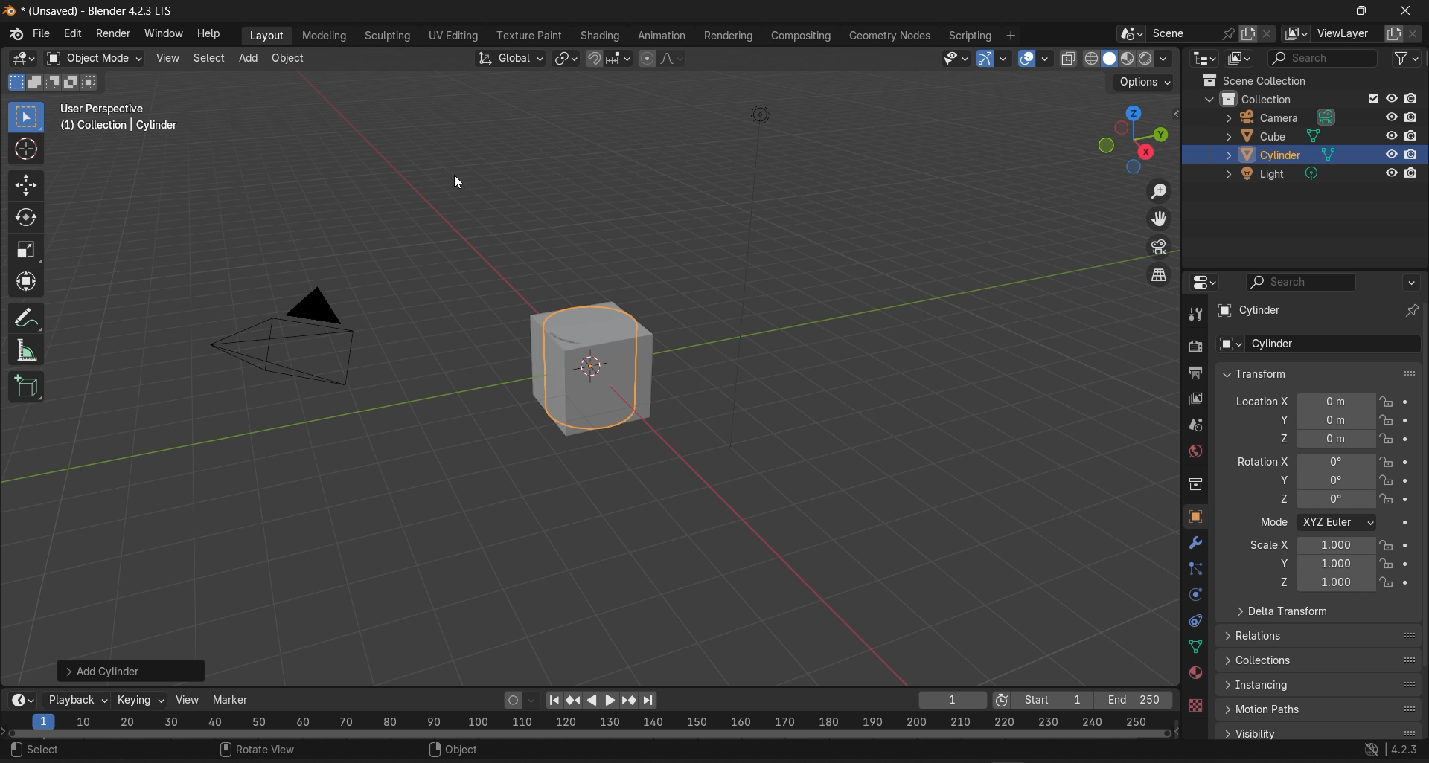  What do you see at coordinates (1414, 282) in the screenshot?
I see `options` at bounding box center [1414, 282].